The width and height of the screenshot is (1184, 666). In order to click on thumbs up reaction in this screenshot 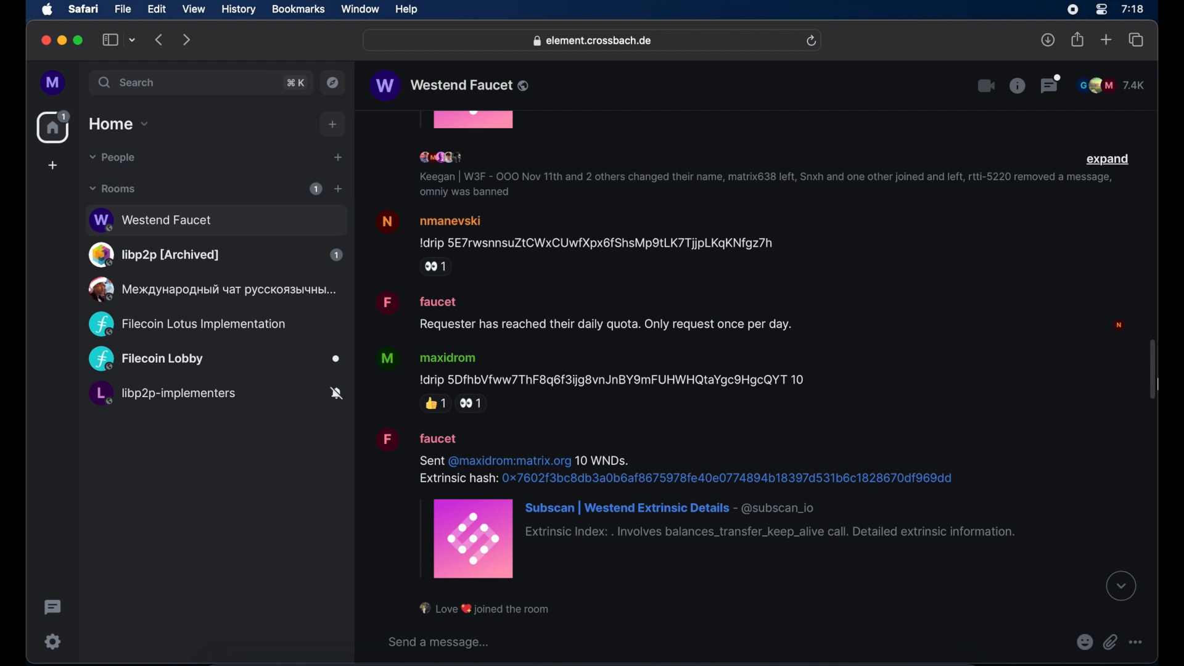, I will do `click(435, 403)`.